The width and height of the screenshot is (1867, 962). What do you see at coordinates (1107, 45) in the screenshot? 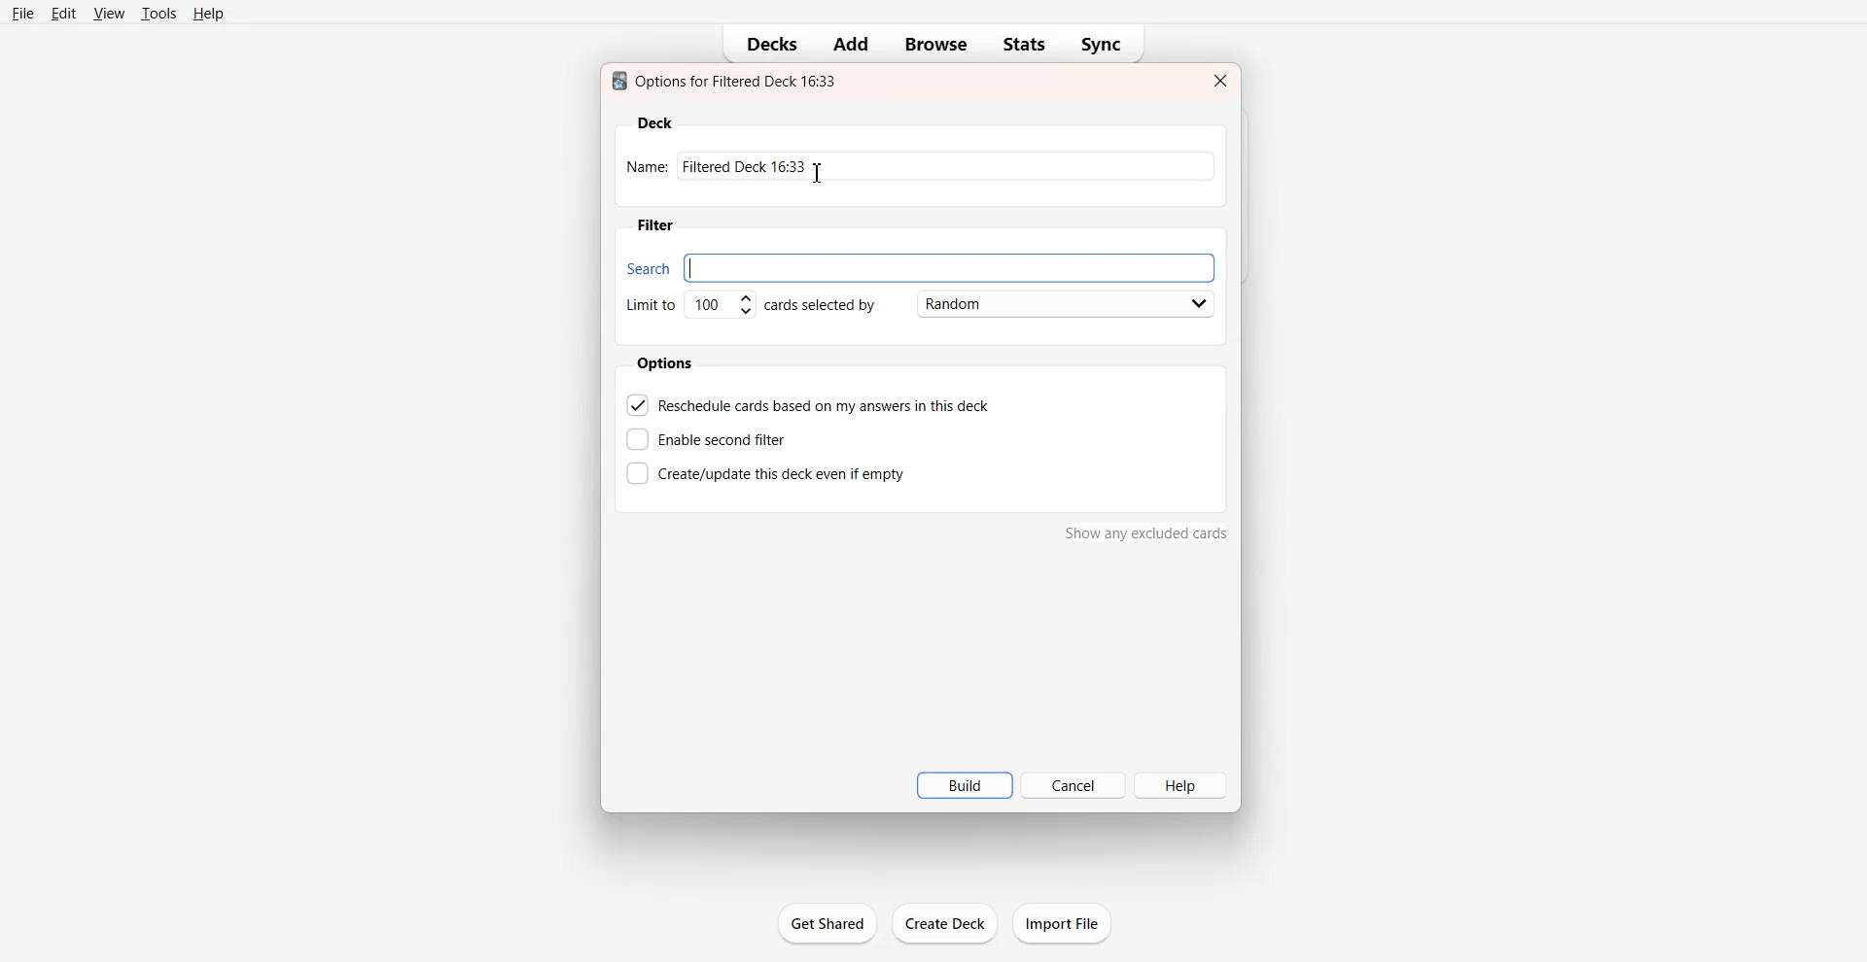
I see `Sync` at bounding box center [1107, 45].